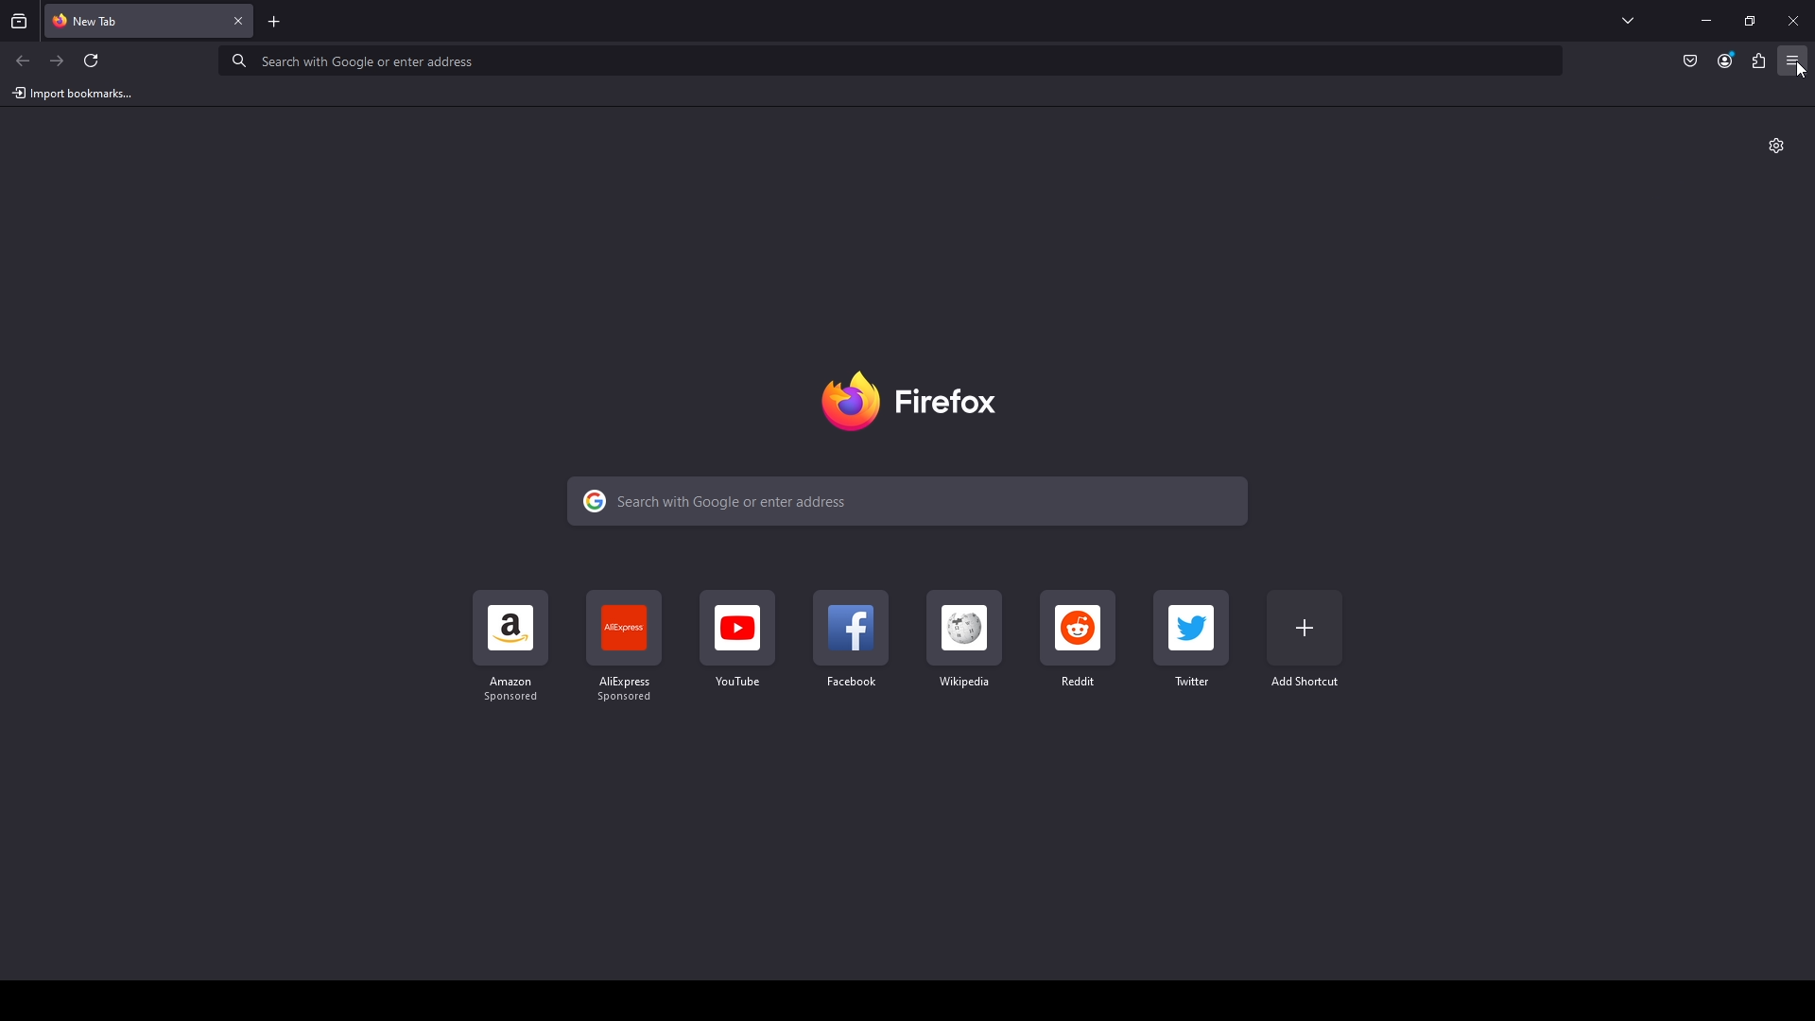  I want to click on cursor, so click(1791, 69).